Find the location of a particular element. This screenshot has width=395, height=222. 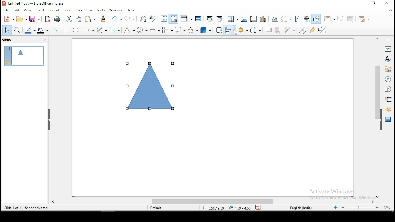

sidebar settings is located at coordinates (388, 40).